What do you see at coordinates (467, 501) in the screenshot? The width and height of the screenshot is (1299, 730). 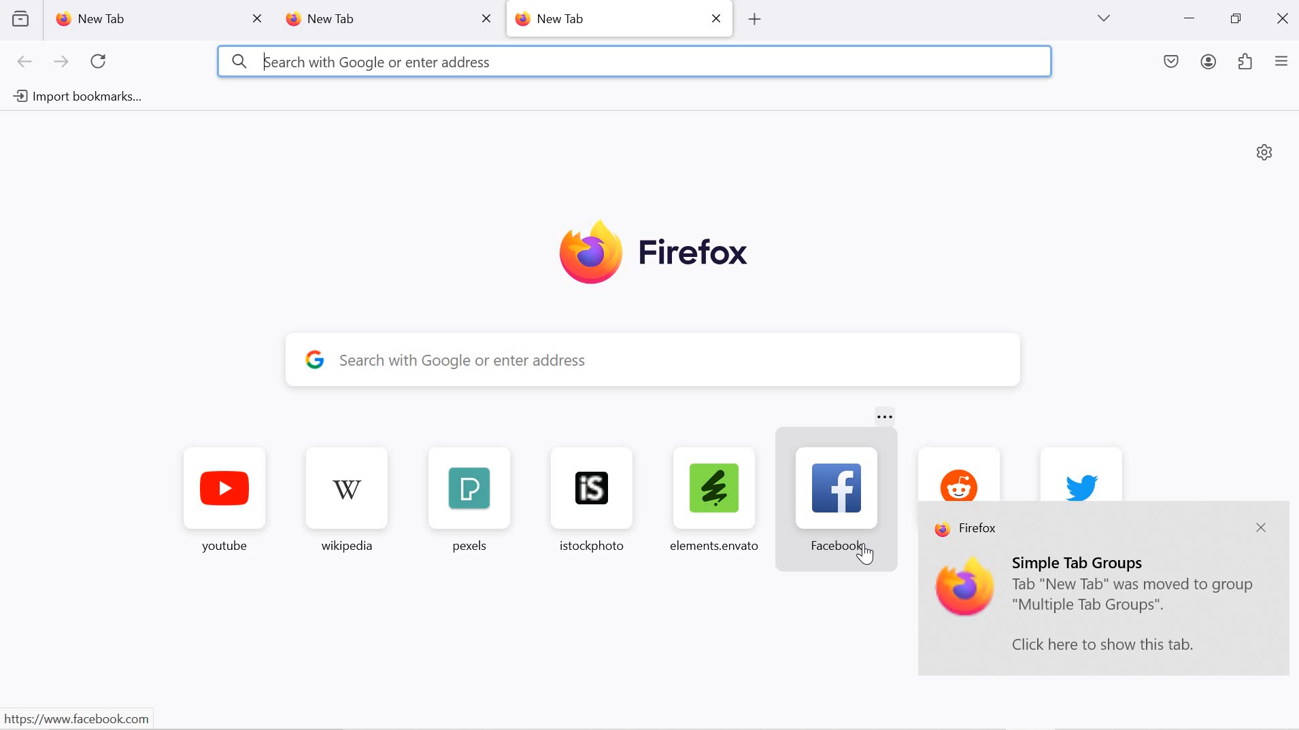 I see `pexels favorite` at bounding box center [467, 501].